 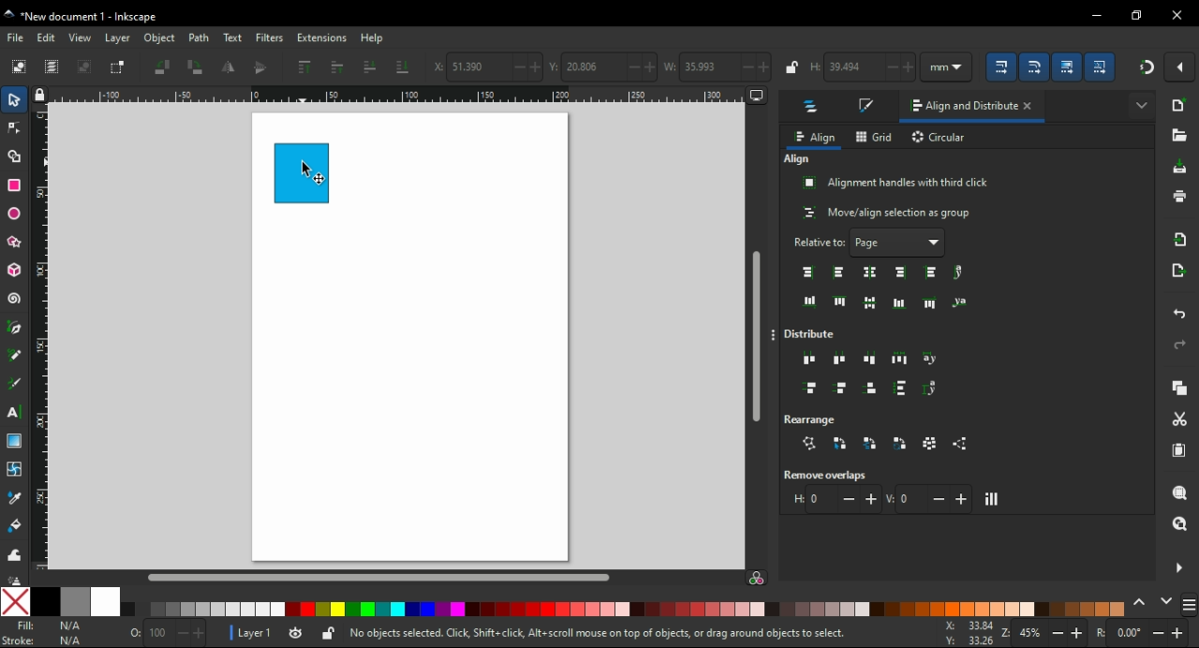 I want to click on vertical coordinate of selection, so click(x=601, y=66).